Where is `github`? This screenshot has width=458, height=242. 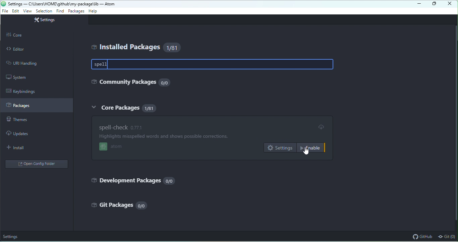
github is located at coordinates (422, 236).